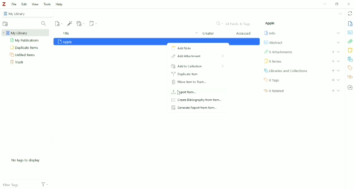  I want to click on Duplicate Item, so click(185, 74).